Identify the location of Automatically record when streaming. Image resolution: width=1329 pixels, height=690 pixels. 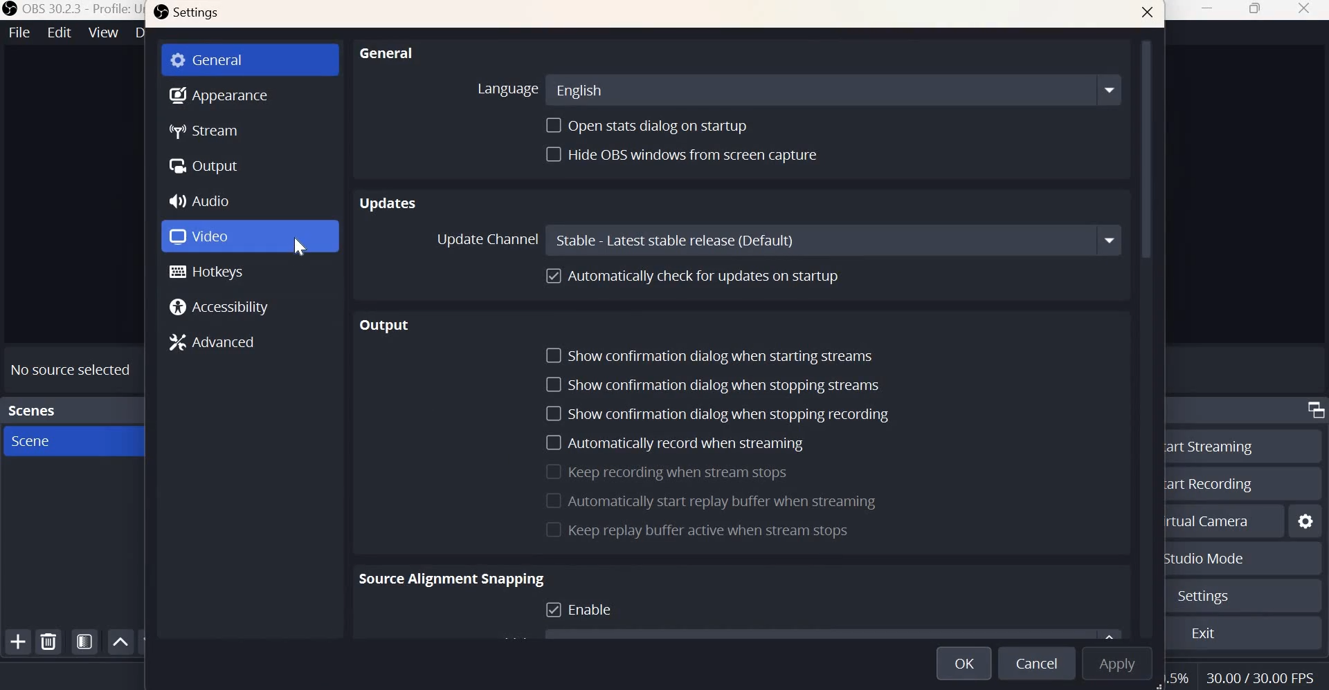
(678, 442).